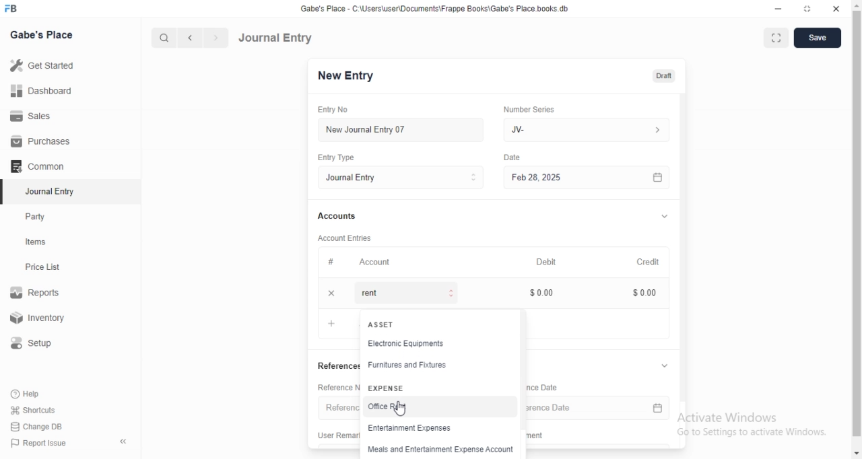 The width and height of the screenshot is (862, 459). I want to click on v, so click(669, 214).